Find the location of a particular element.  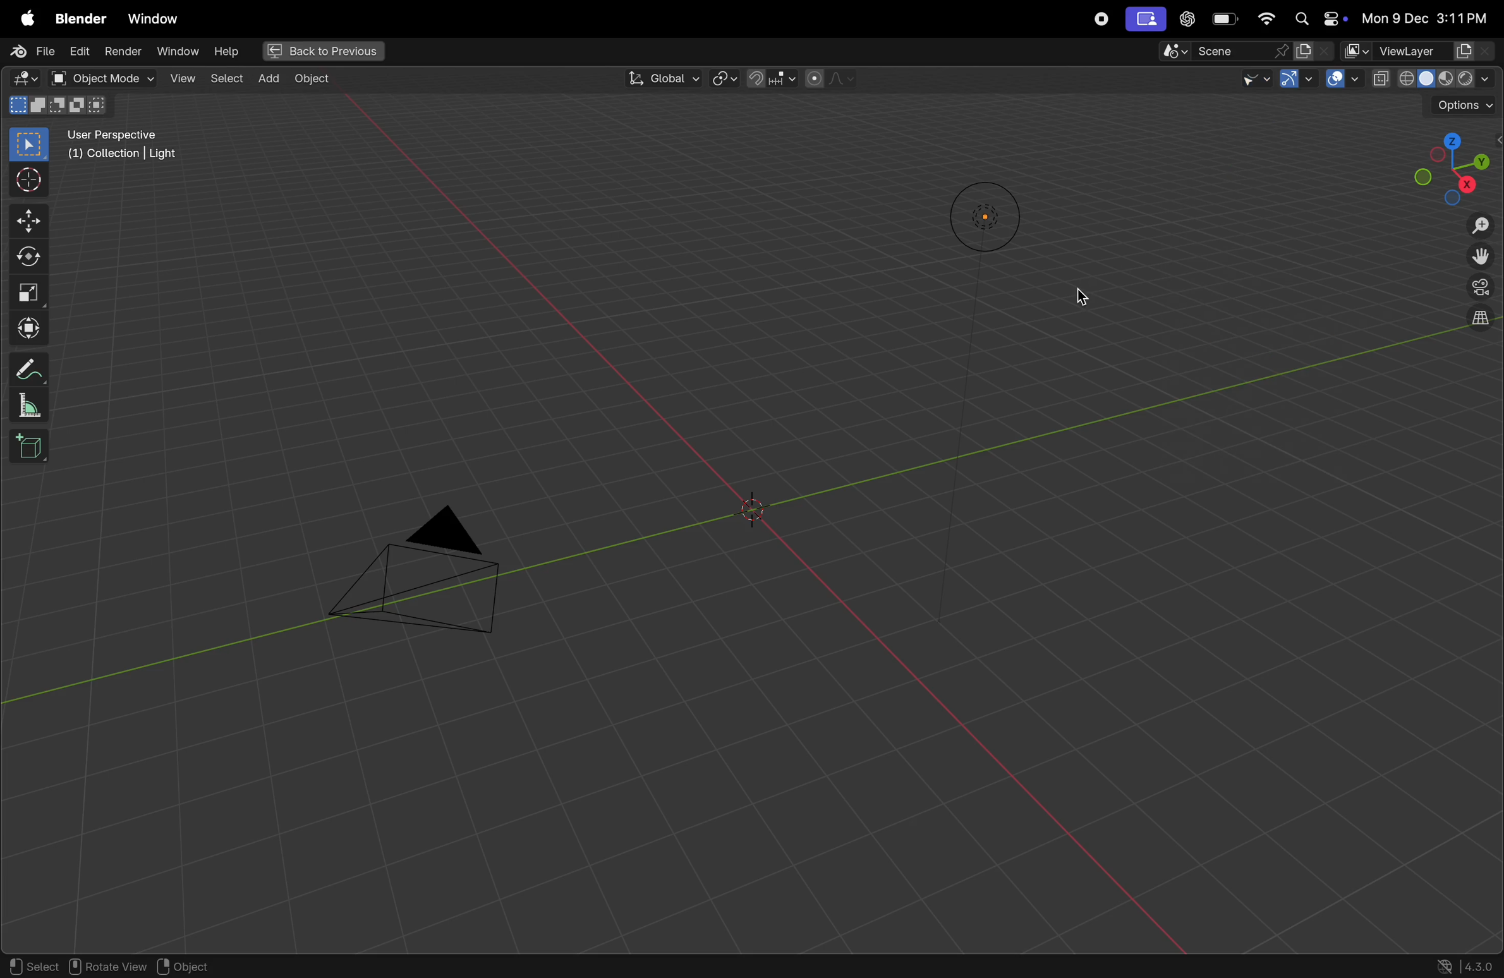

snap is located at coordinates (773, 78).